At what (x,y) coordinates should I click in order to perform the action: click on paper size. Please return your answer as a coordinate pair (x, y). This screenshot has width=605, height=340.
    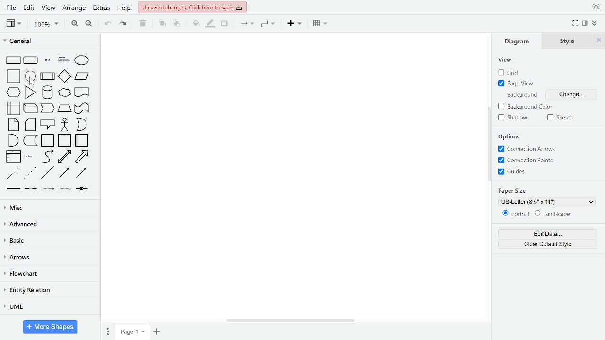
    Looking at the image, I should click on (516, 190).